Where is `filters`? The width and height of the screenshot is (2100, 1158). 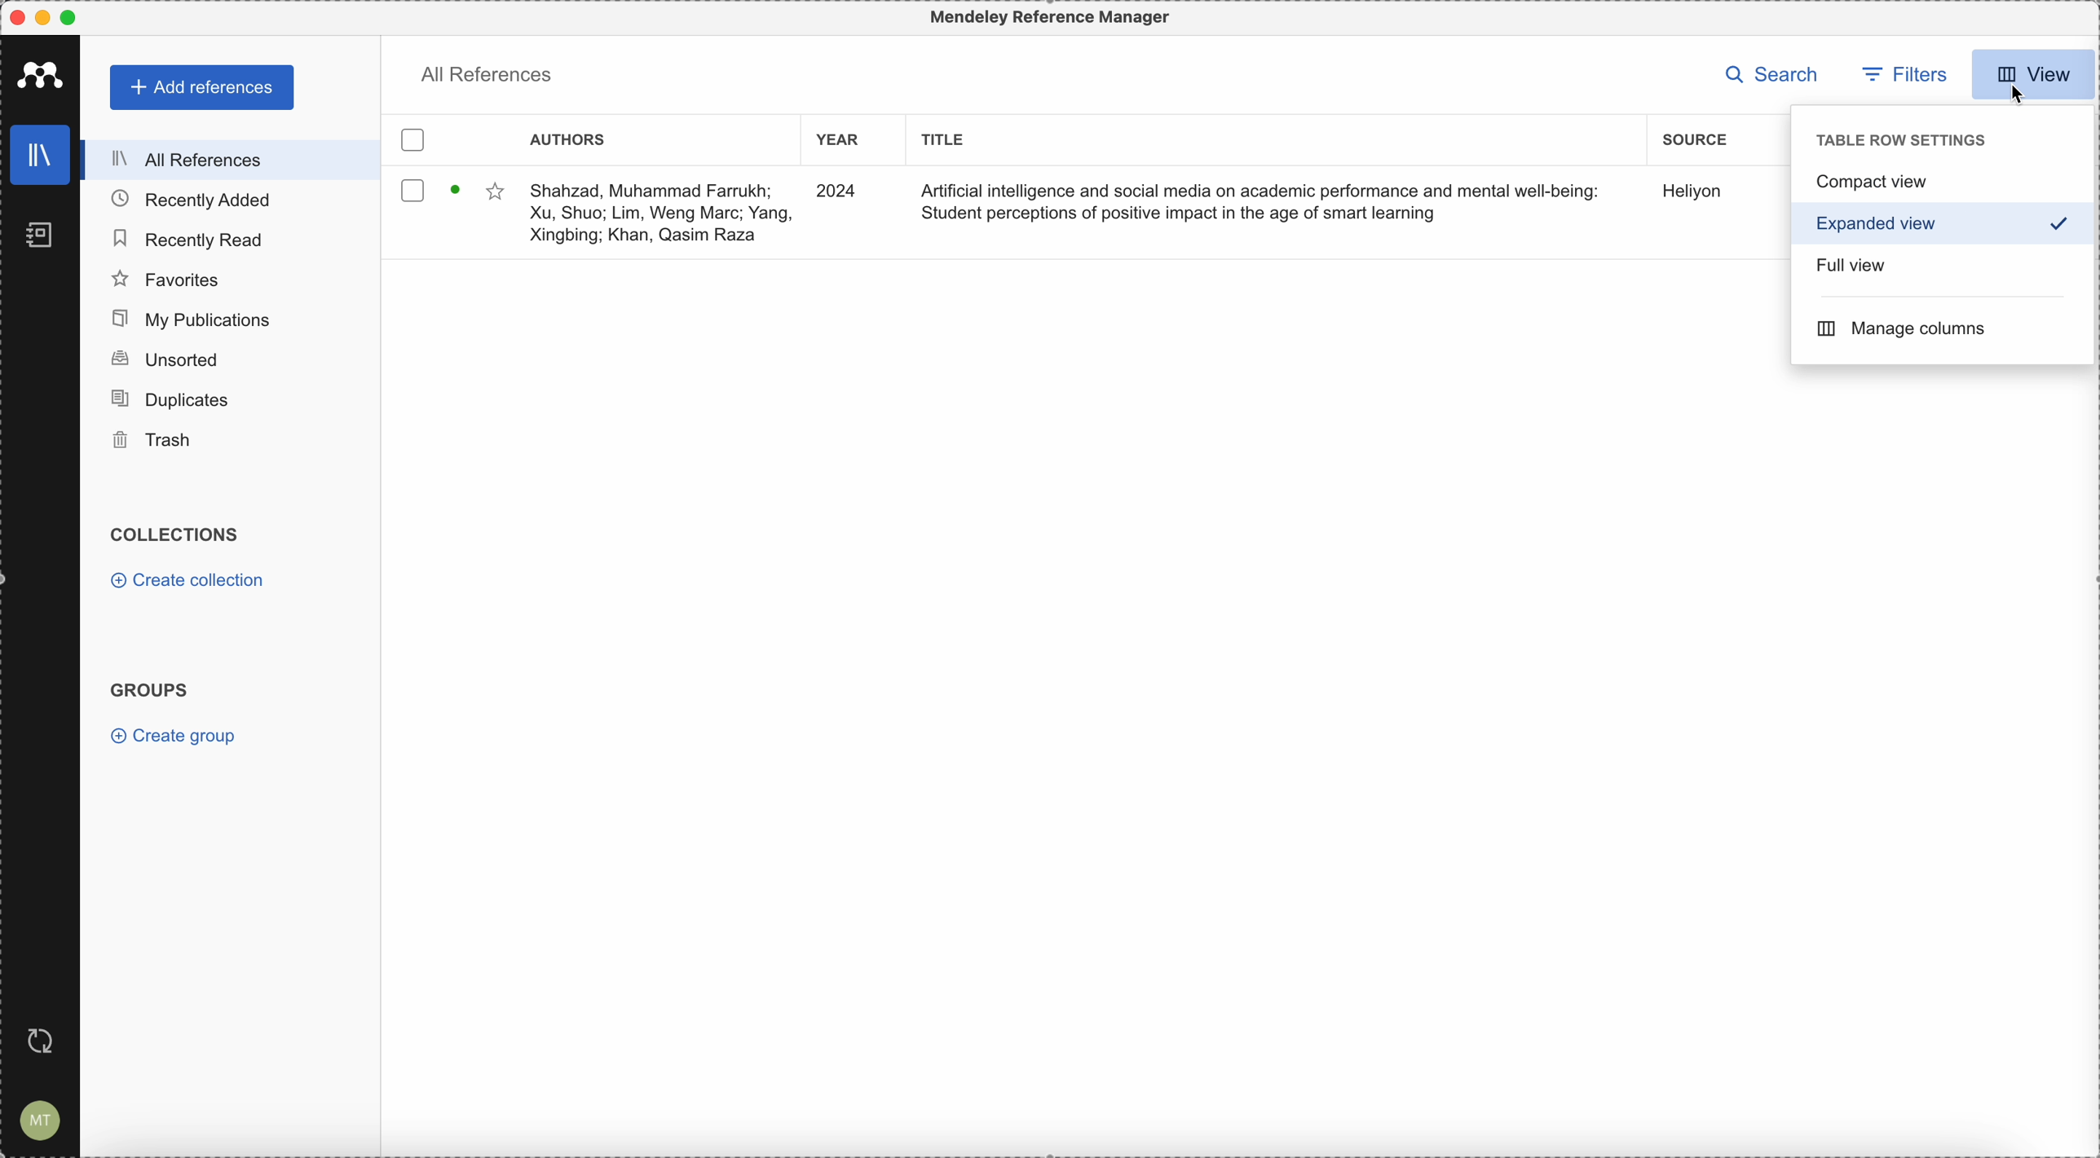
filters is located at coordinates (1908, 74).